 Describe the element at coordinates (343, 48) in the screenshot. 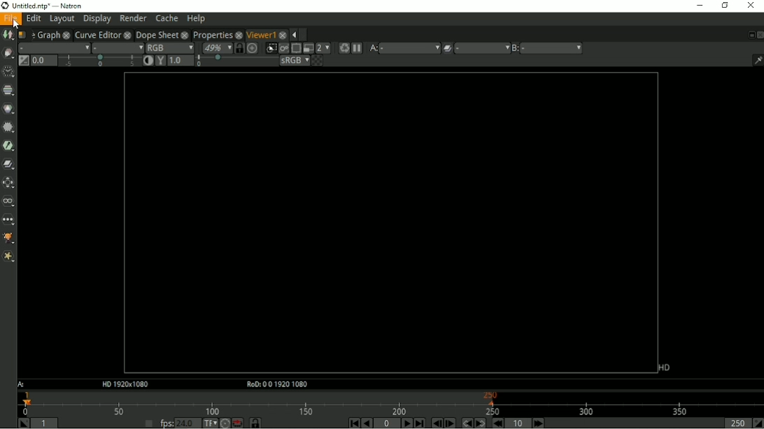

I see `Render` at that location.